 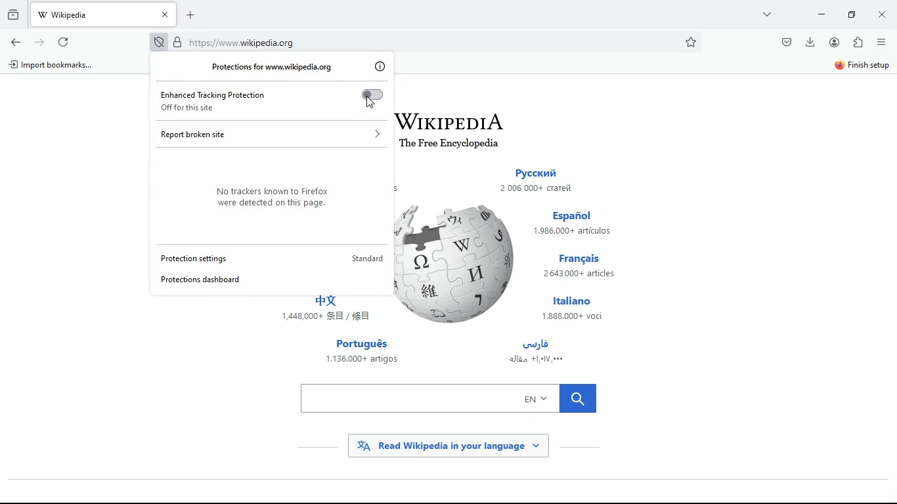 What do you see at coordinates (207, 282) in the screenshot?
I see `protections dashboard` at bounding box center [207, 282].